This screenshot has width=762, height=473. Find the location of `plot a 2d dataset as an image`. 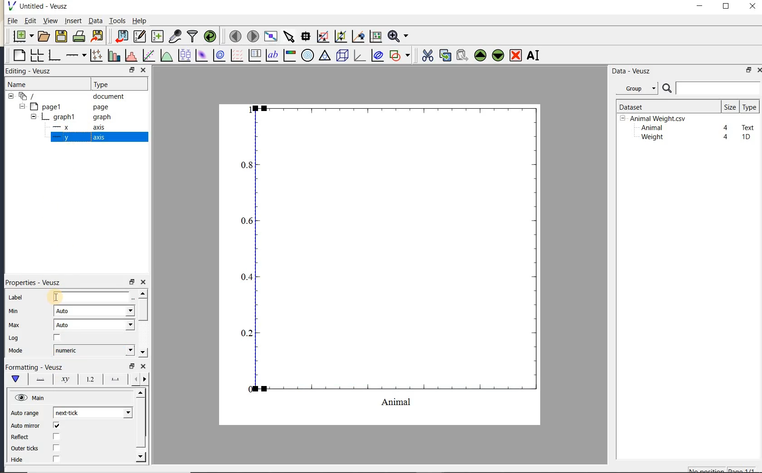

plot a 2d dataset as an image is located at coordinates (201, 55).